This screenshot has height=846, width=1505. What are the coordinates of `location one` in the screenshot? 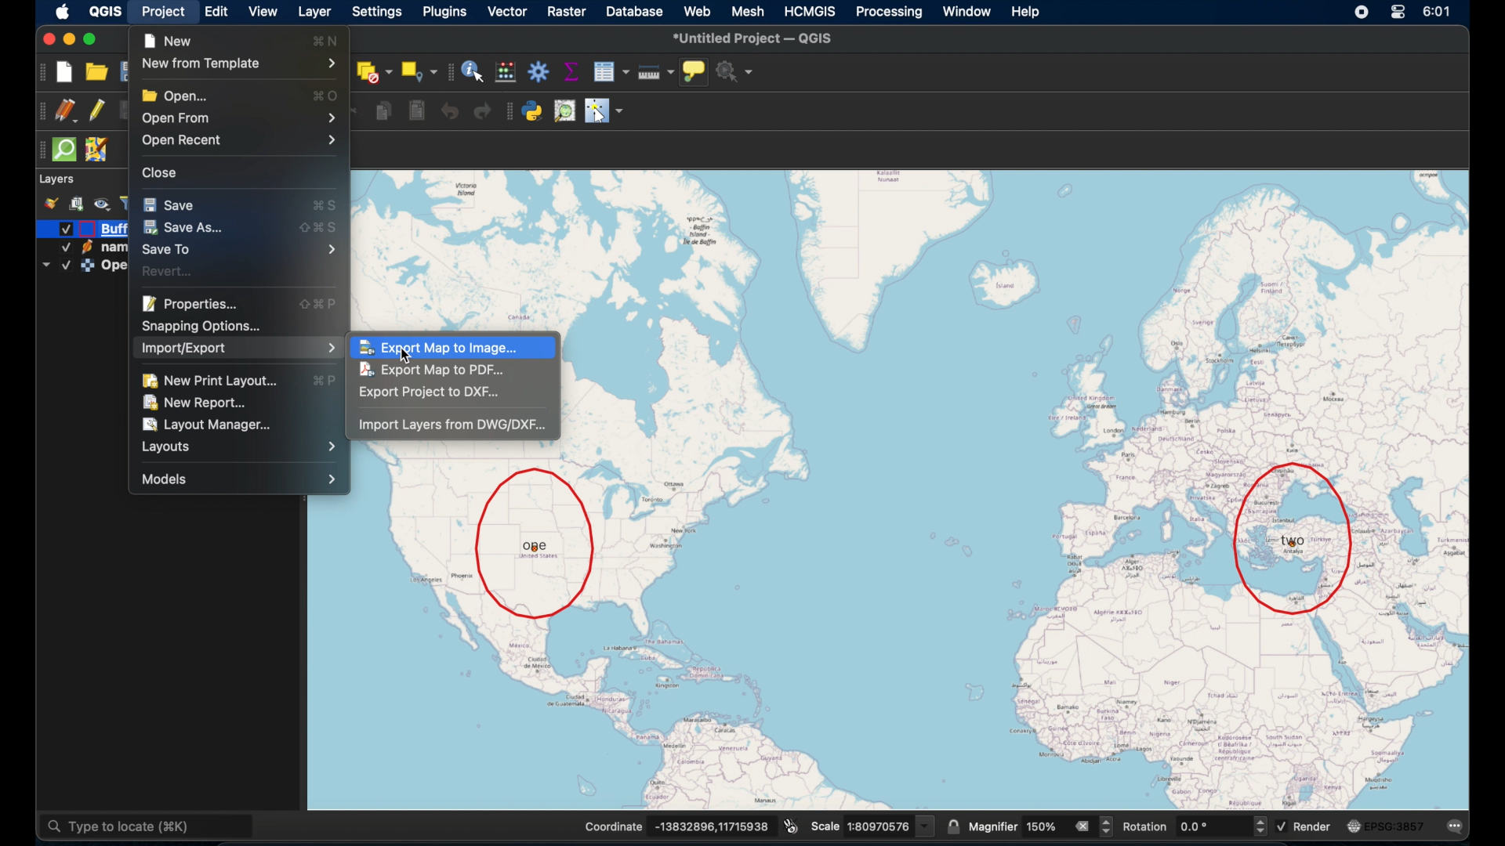 It's located at (536, 544).